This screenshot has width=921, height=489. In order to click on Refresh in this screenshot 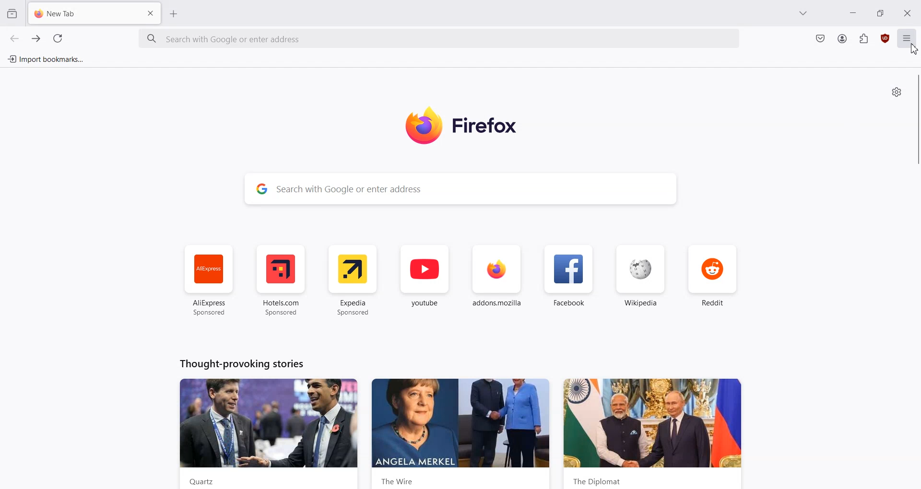, I will do `click(58, 38)`.